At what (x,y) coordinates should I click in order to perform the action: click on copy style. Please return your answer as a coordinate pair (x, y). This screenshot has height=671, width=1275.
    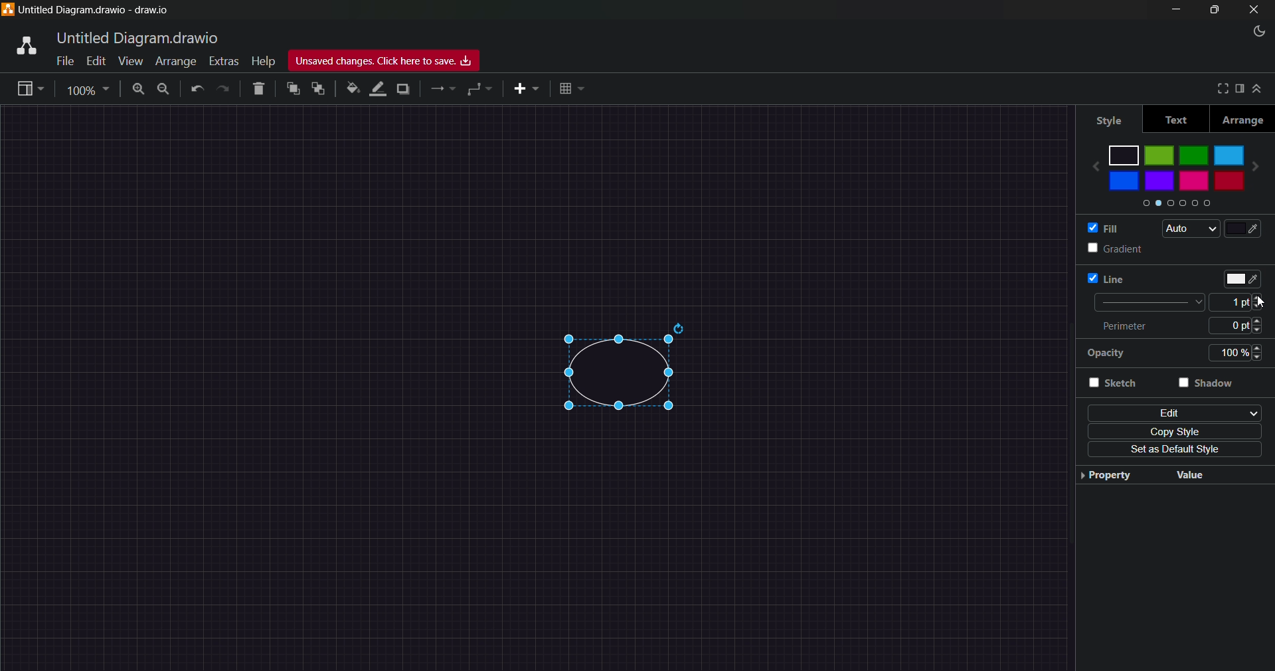
    Looking at the image, I should click on (1172, 432).